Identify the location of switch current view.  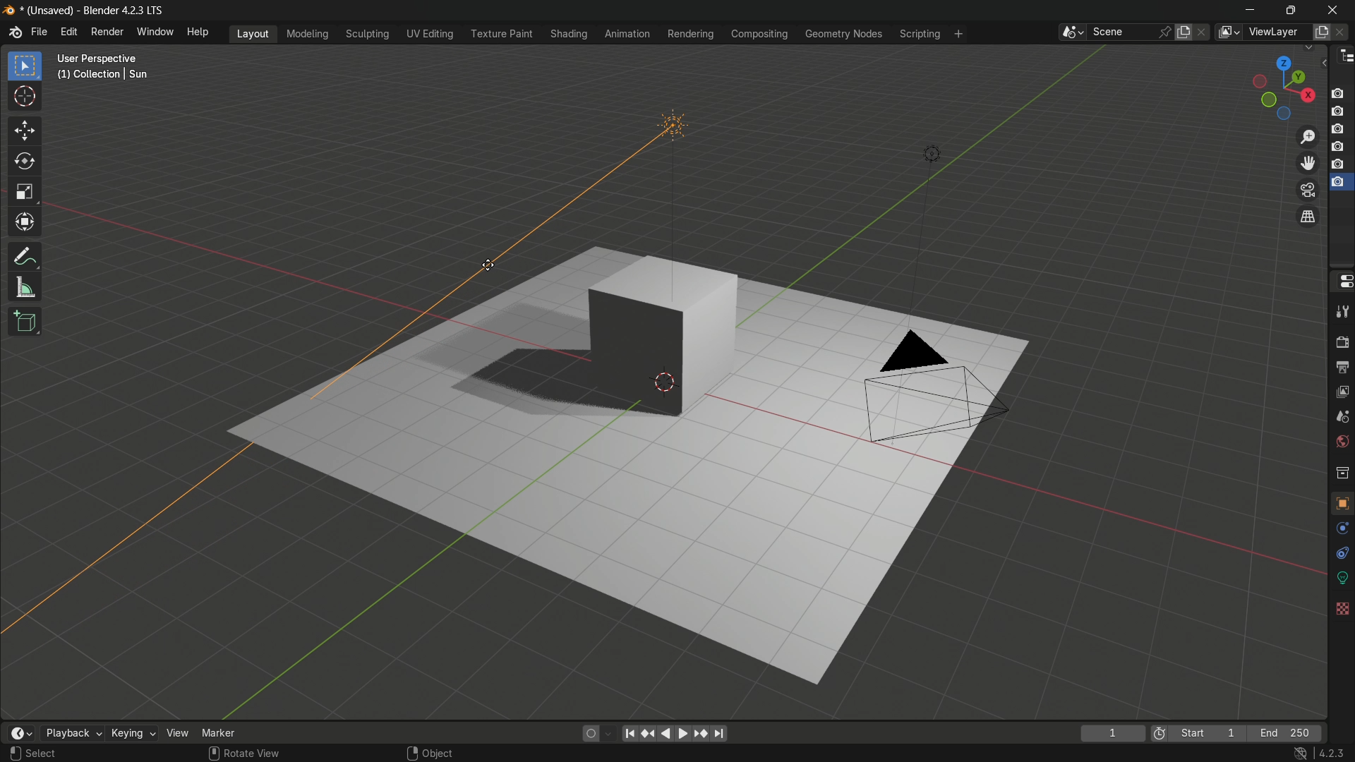
(1309, 217).